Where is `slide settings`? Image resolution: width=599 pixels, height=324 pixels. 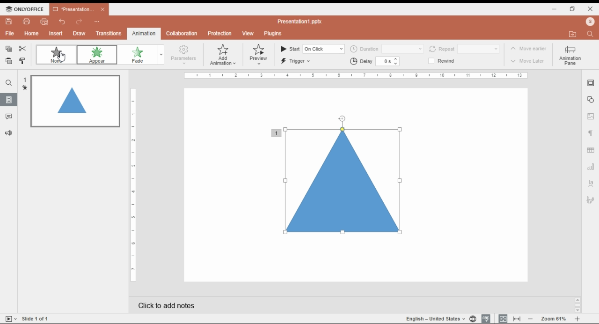
slide settings is located at coordinates (591, 83).